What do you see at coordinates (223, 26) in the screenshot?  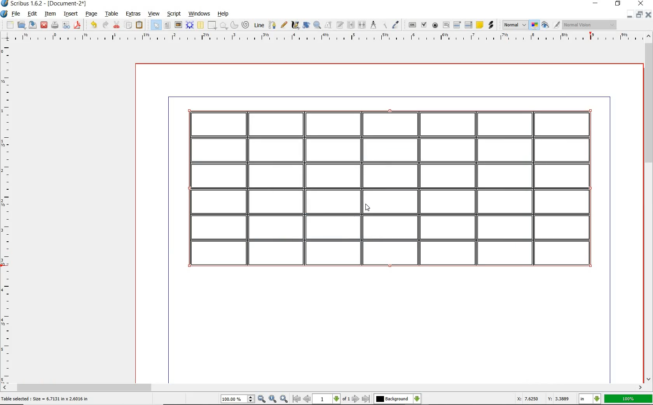 I see `polygon` at bounding box center [223, 26].